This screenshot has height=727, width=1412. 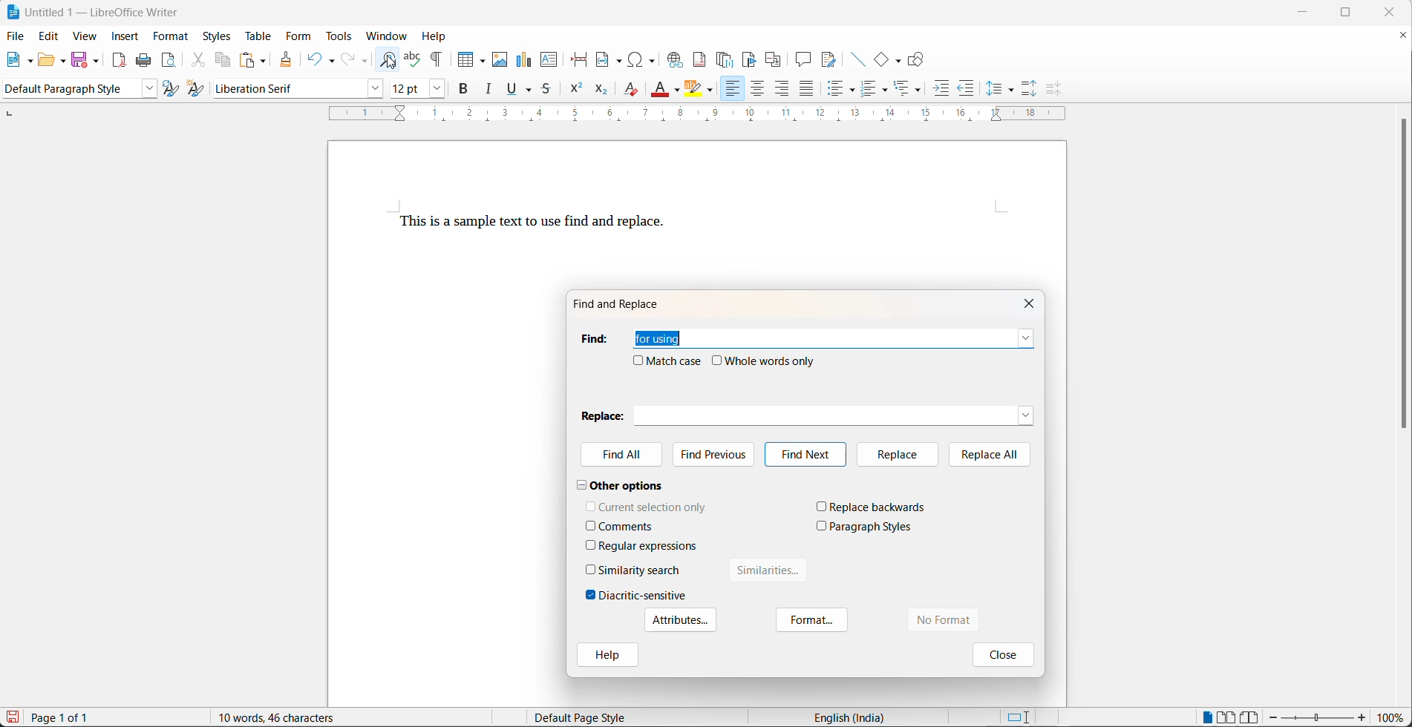 I want to click on checkbox, so click(x=591, y=505).